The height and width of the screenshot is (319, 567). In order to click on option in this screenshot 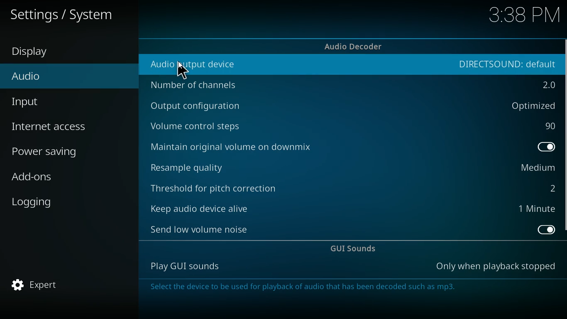, I will do `click(535, 168)`.